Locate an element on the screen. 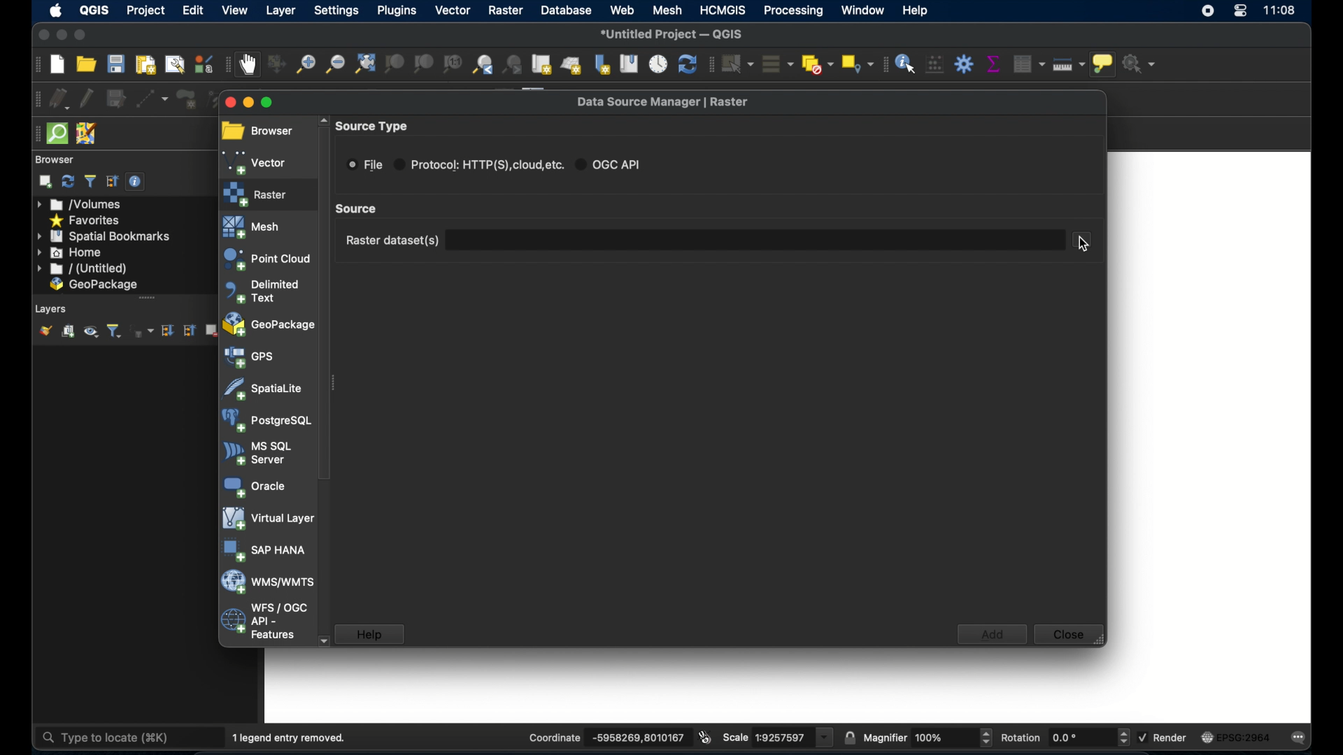 This screenshot has width=1343, height=755. add is located at coordinates (990, 634).